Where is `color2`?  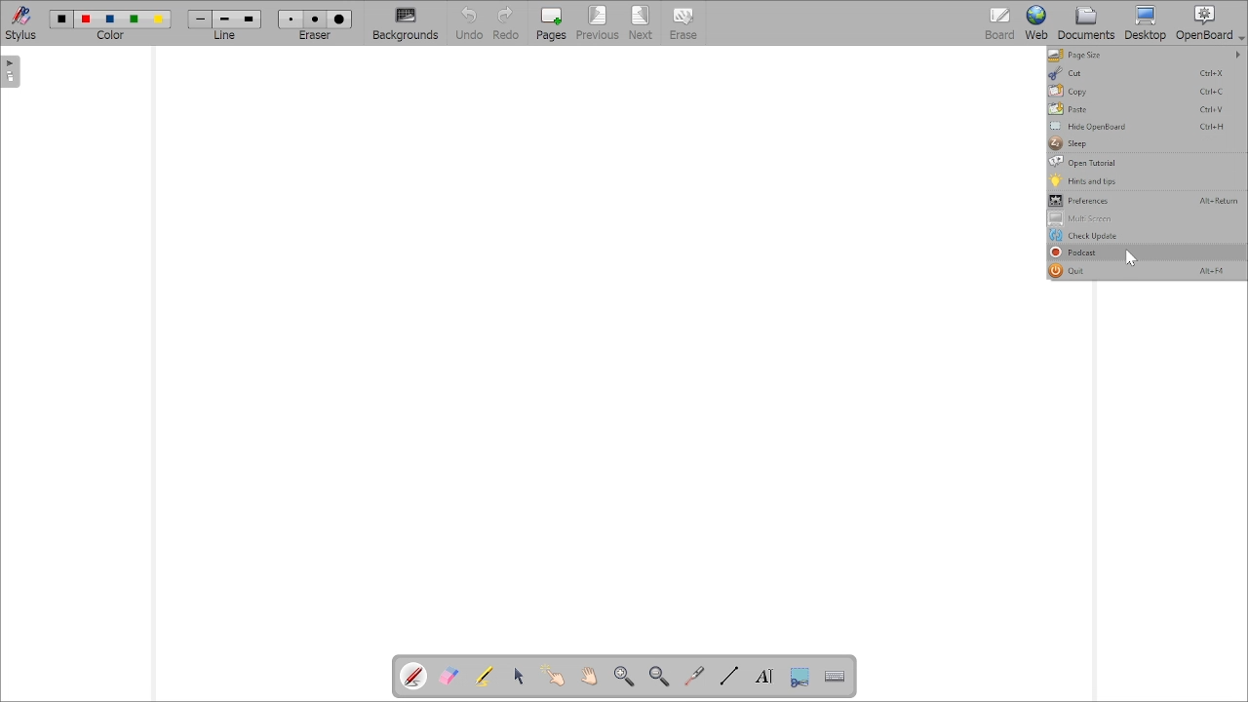
color2 is located at coordinates (86, 19).